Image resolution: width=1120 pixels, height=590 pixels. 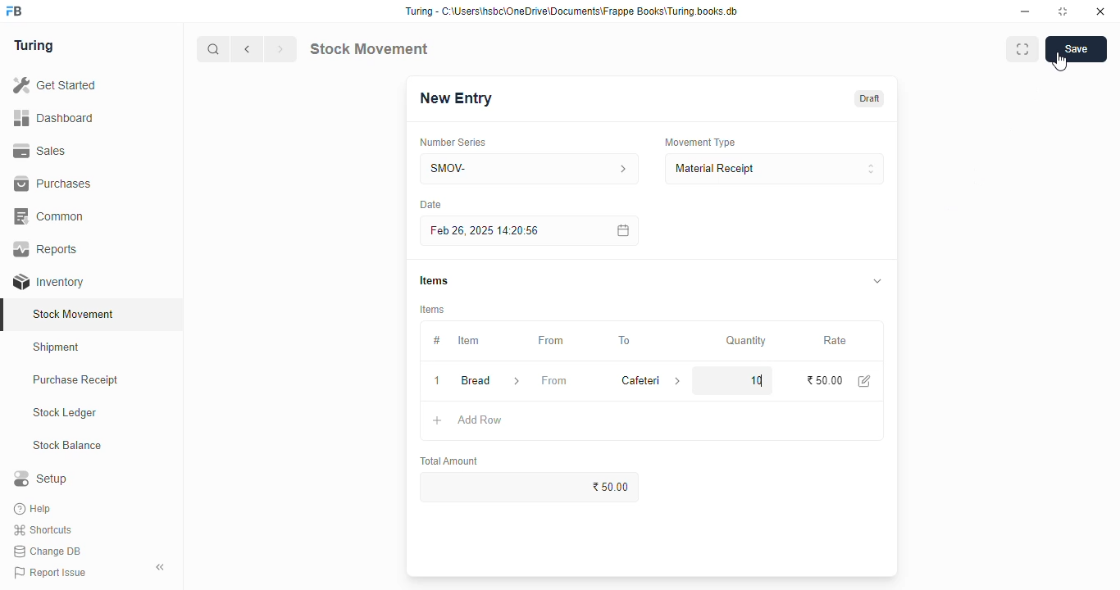 I want to click on bread, so click(x=475, y=380).